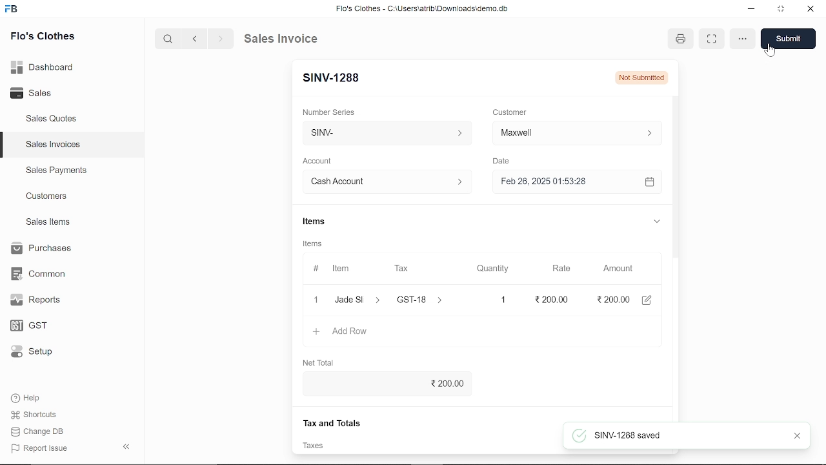 This screenshot has width=826, height=465. What do you see at coordinates (649, 181) in the screenshot?
I see `open calender` at bounding box center [649, 181].